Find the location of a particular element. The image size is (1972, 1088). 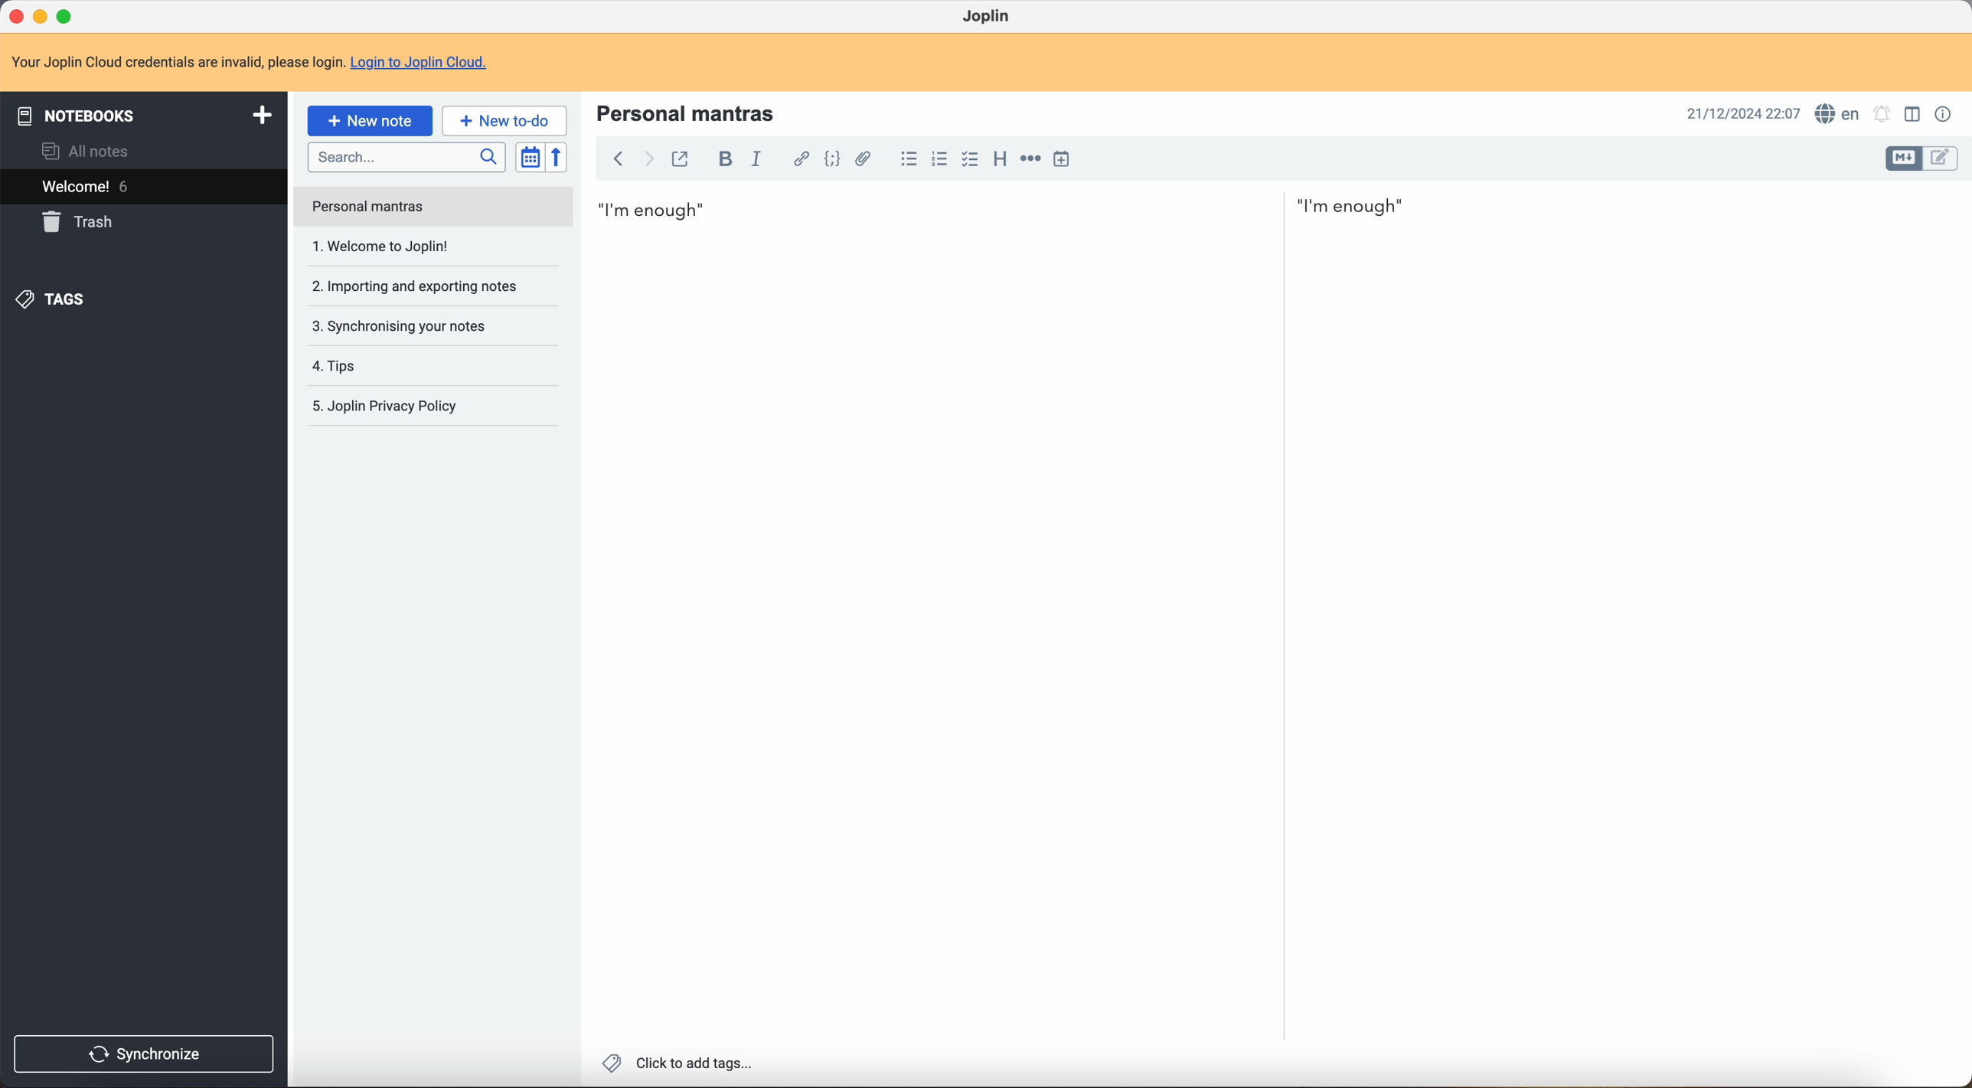

synchronise is located at coordinates (149, 1053).